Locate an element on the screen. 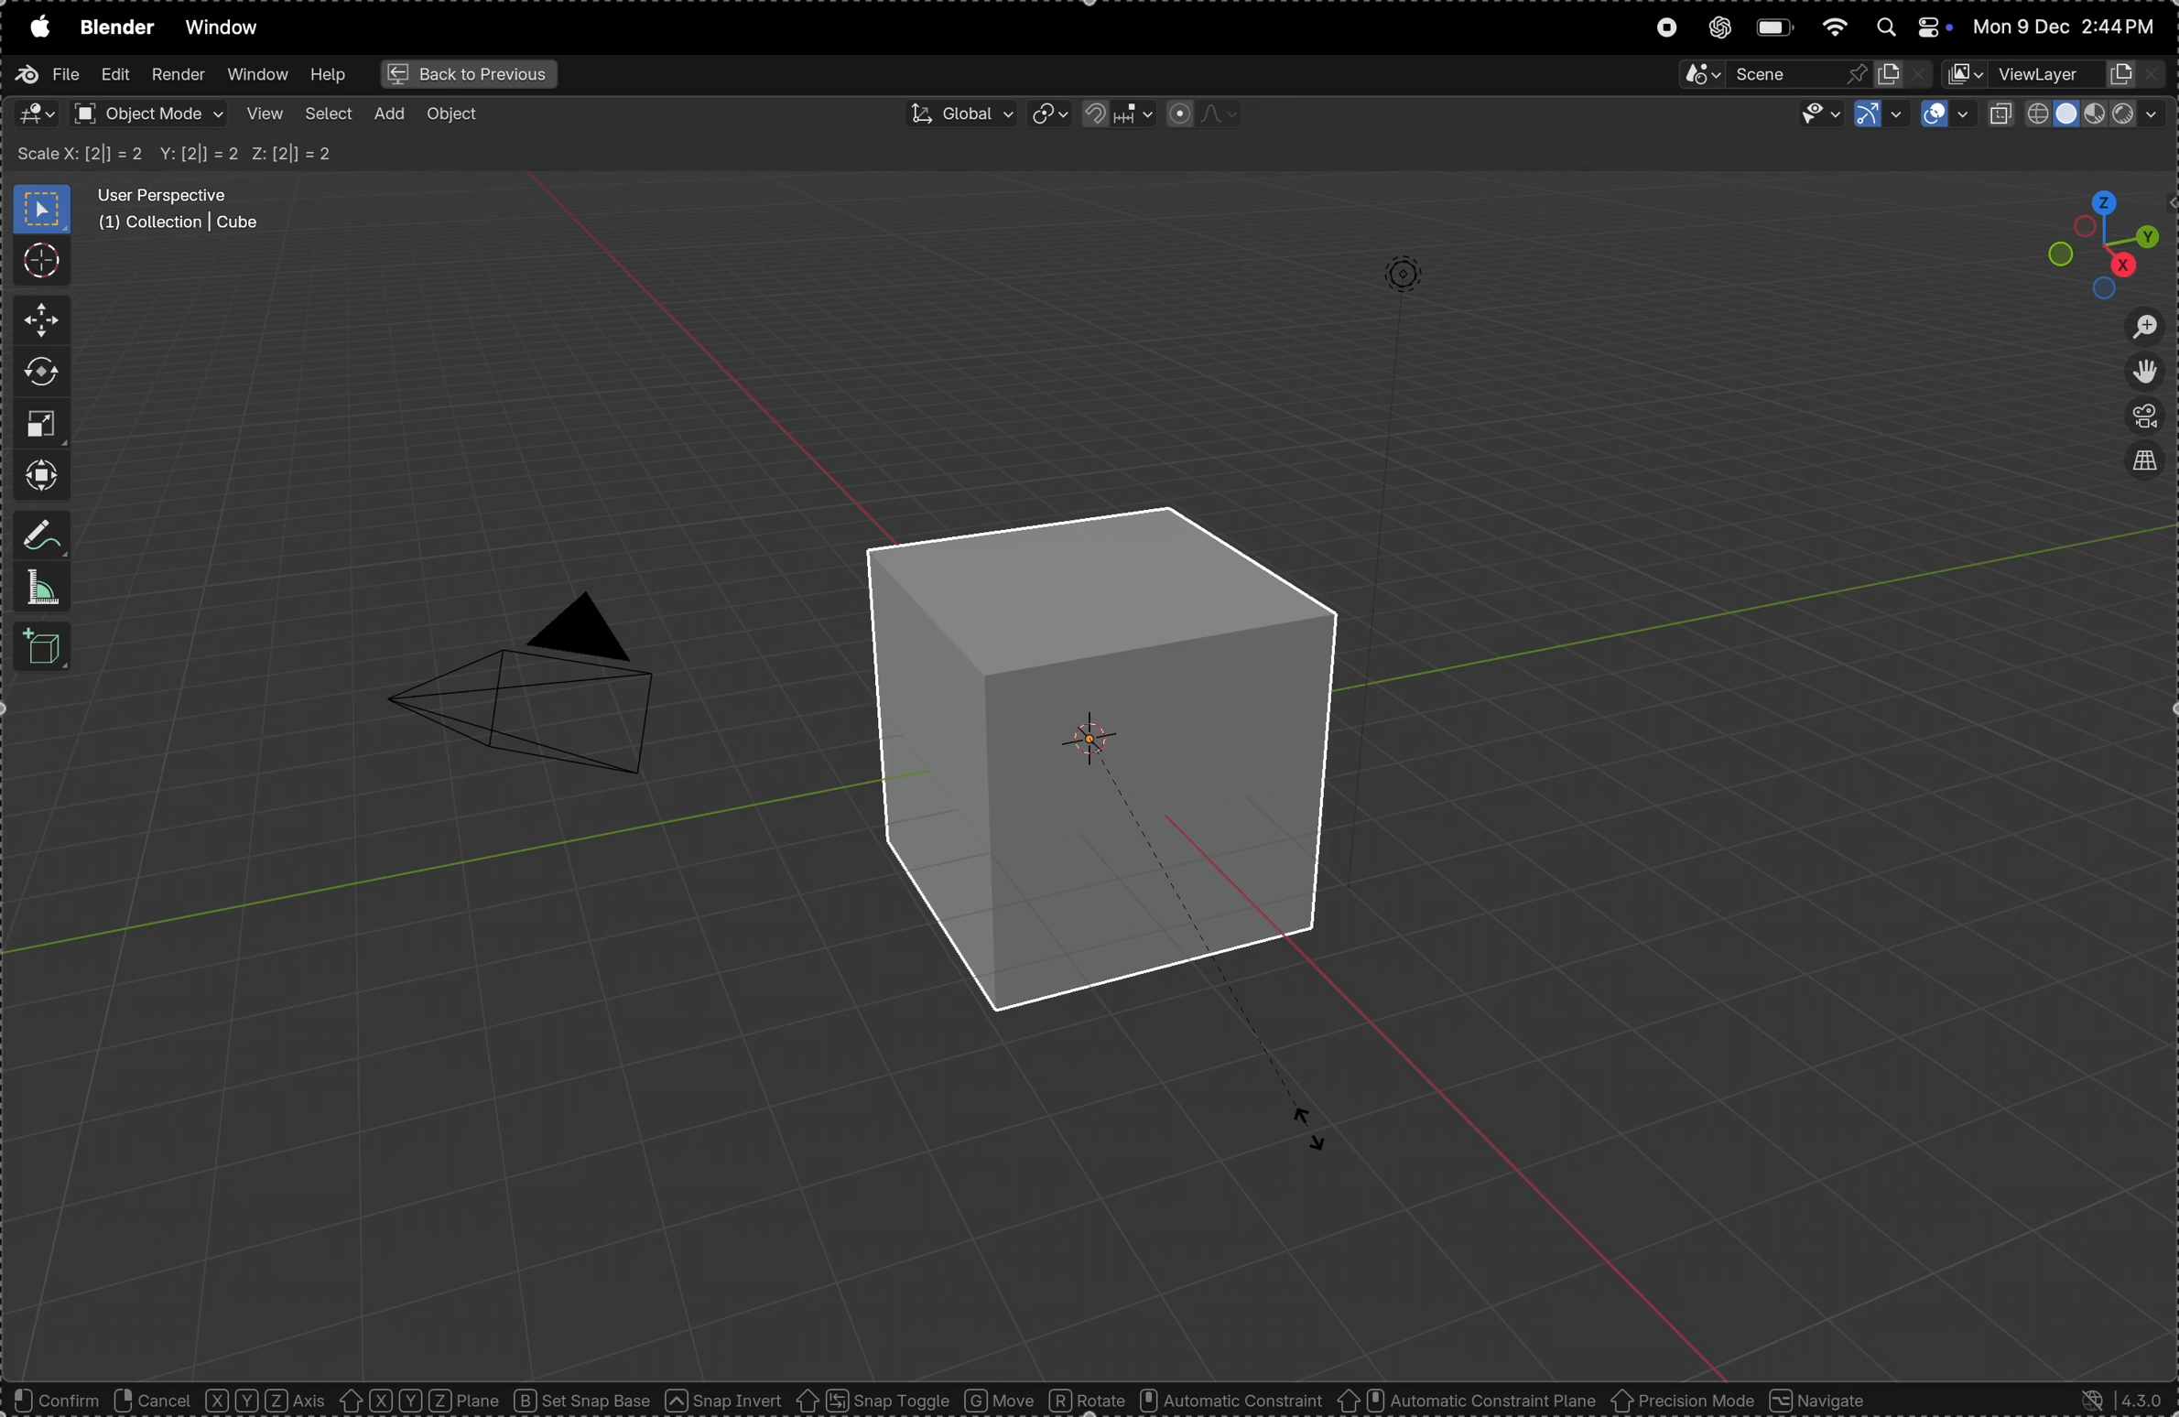 The width and height of the screenshot is (2179, 1417). view layer is located at coordinates (2060, 76).